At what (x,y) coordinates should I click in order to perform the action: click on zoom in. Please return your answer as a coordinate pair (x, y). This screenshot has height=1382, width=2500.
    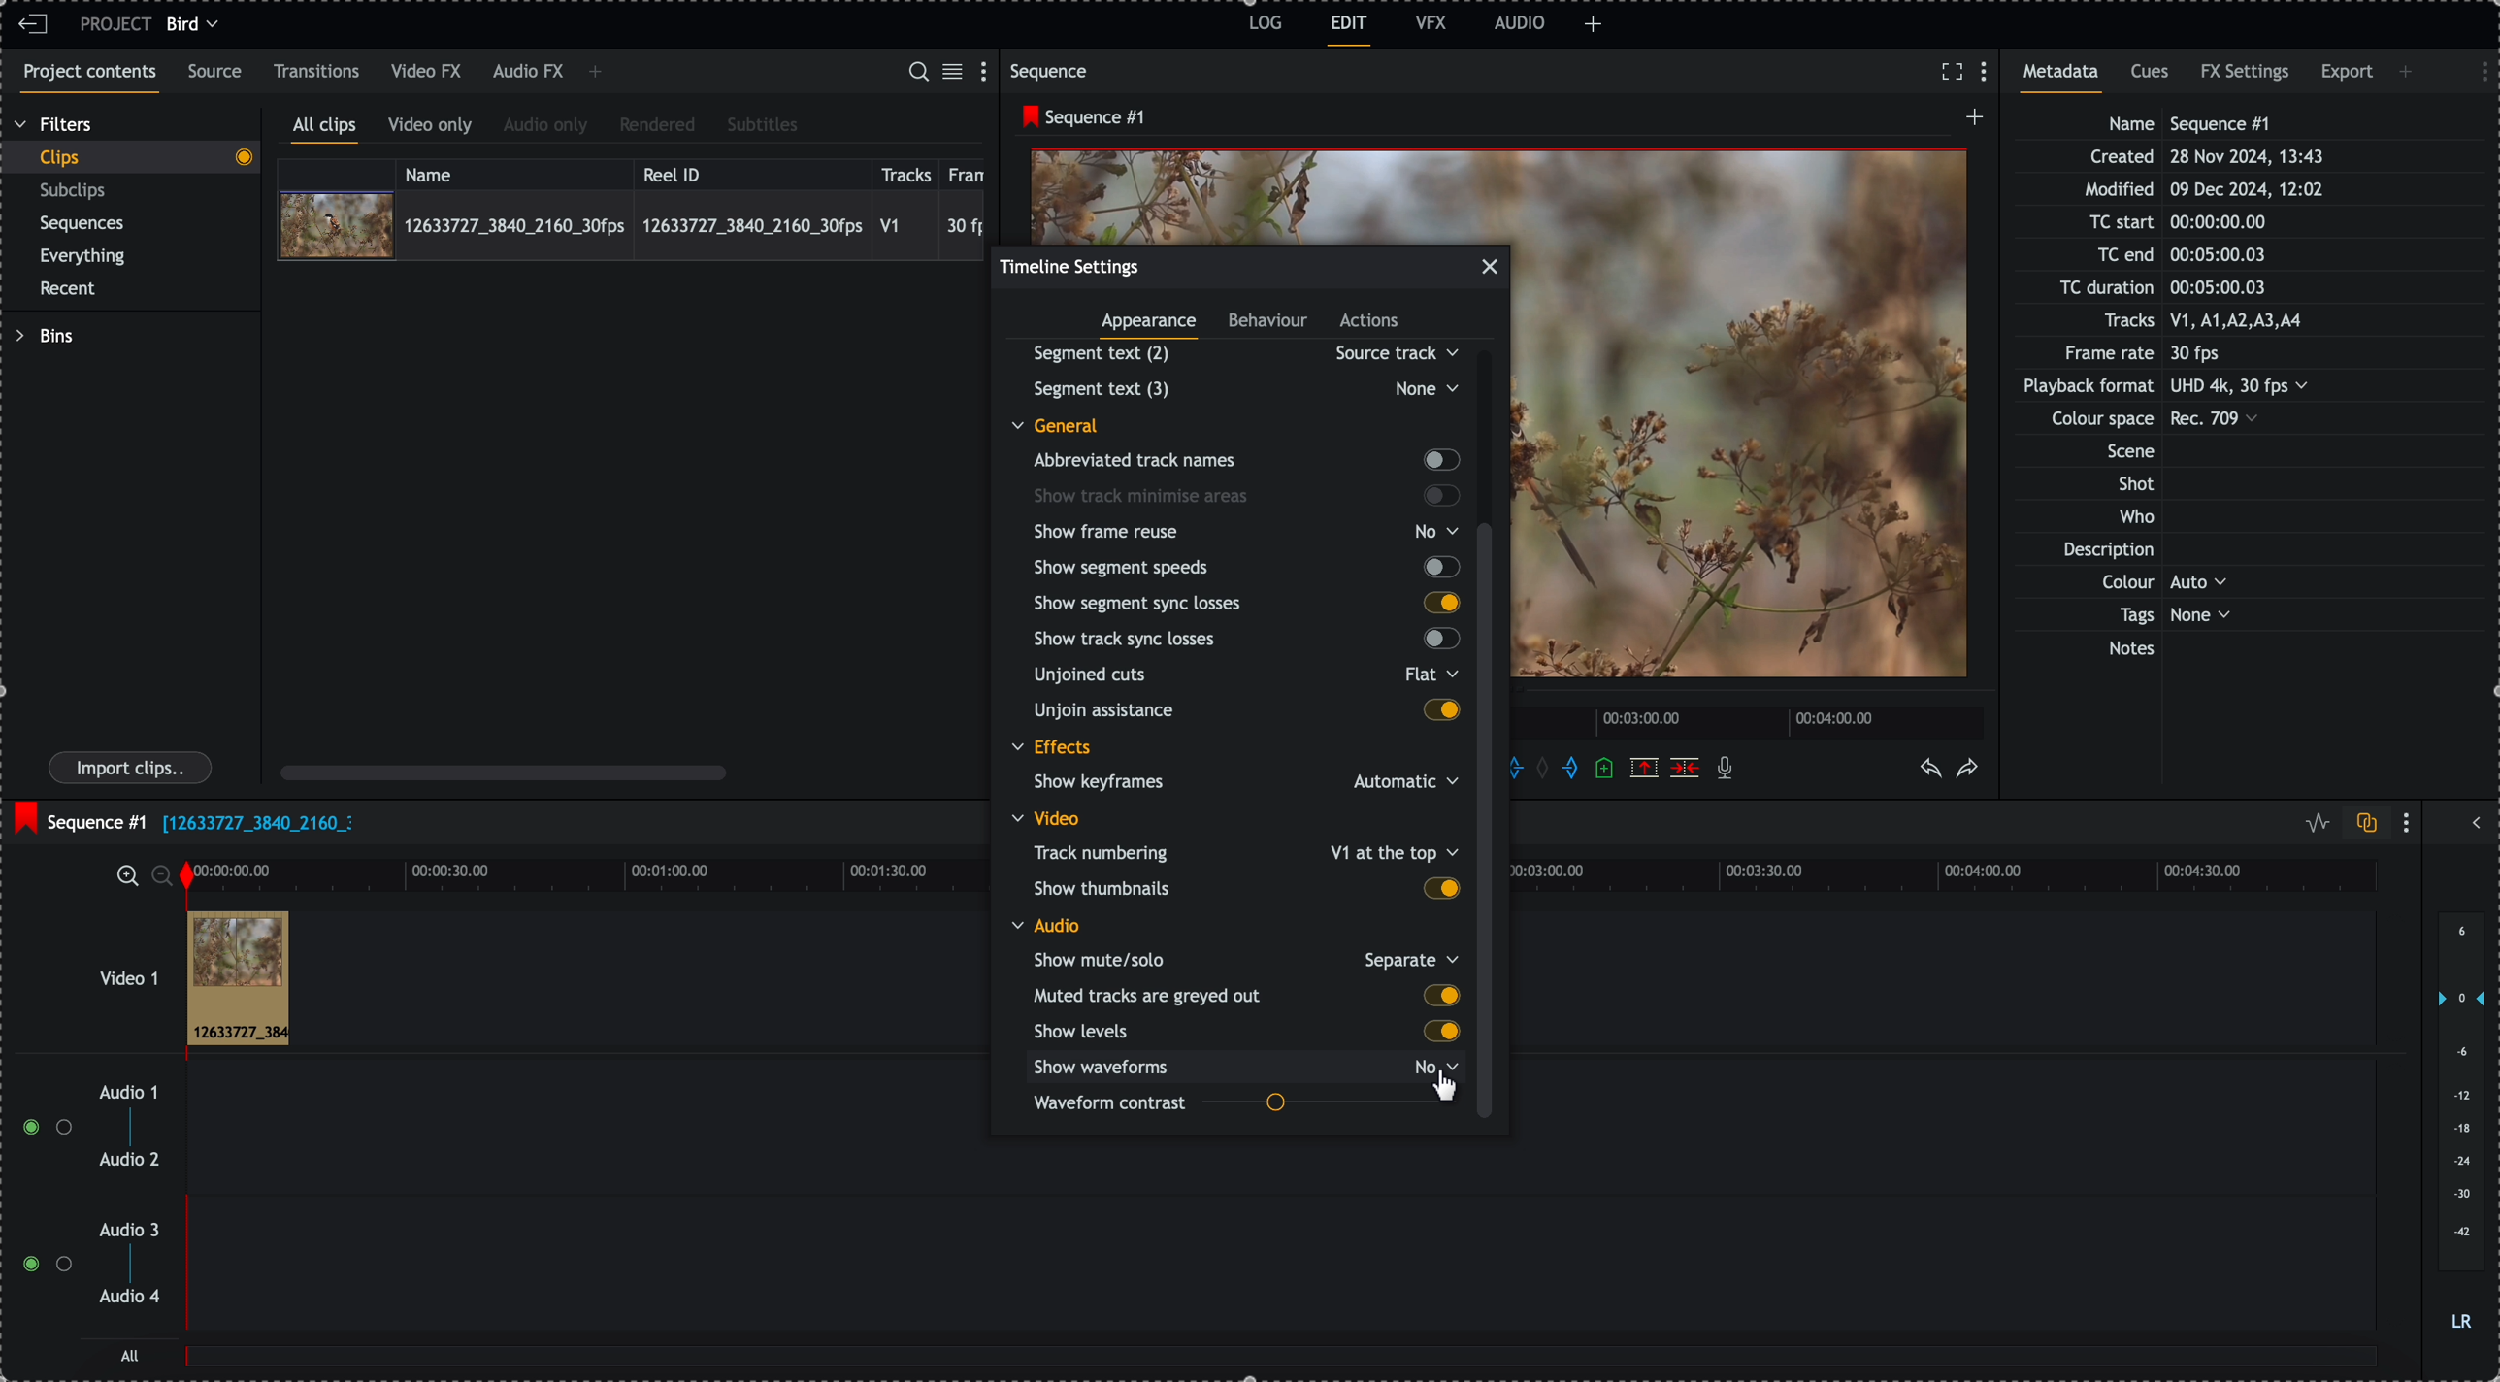
    Looking at the image, I should click on (125, 874).